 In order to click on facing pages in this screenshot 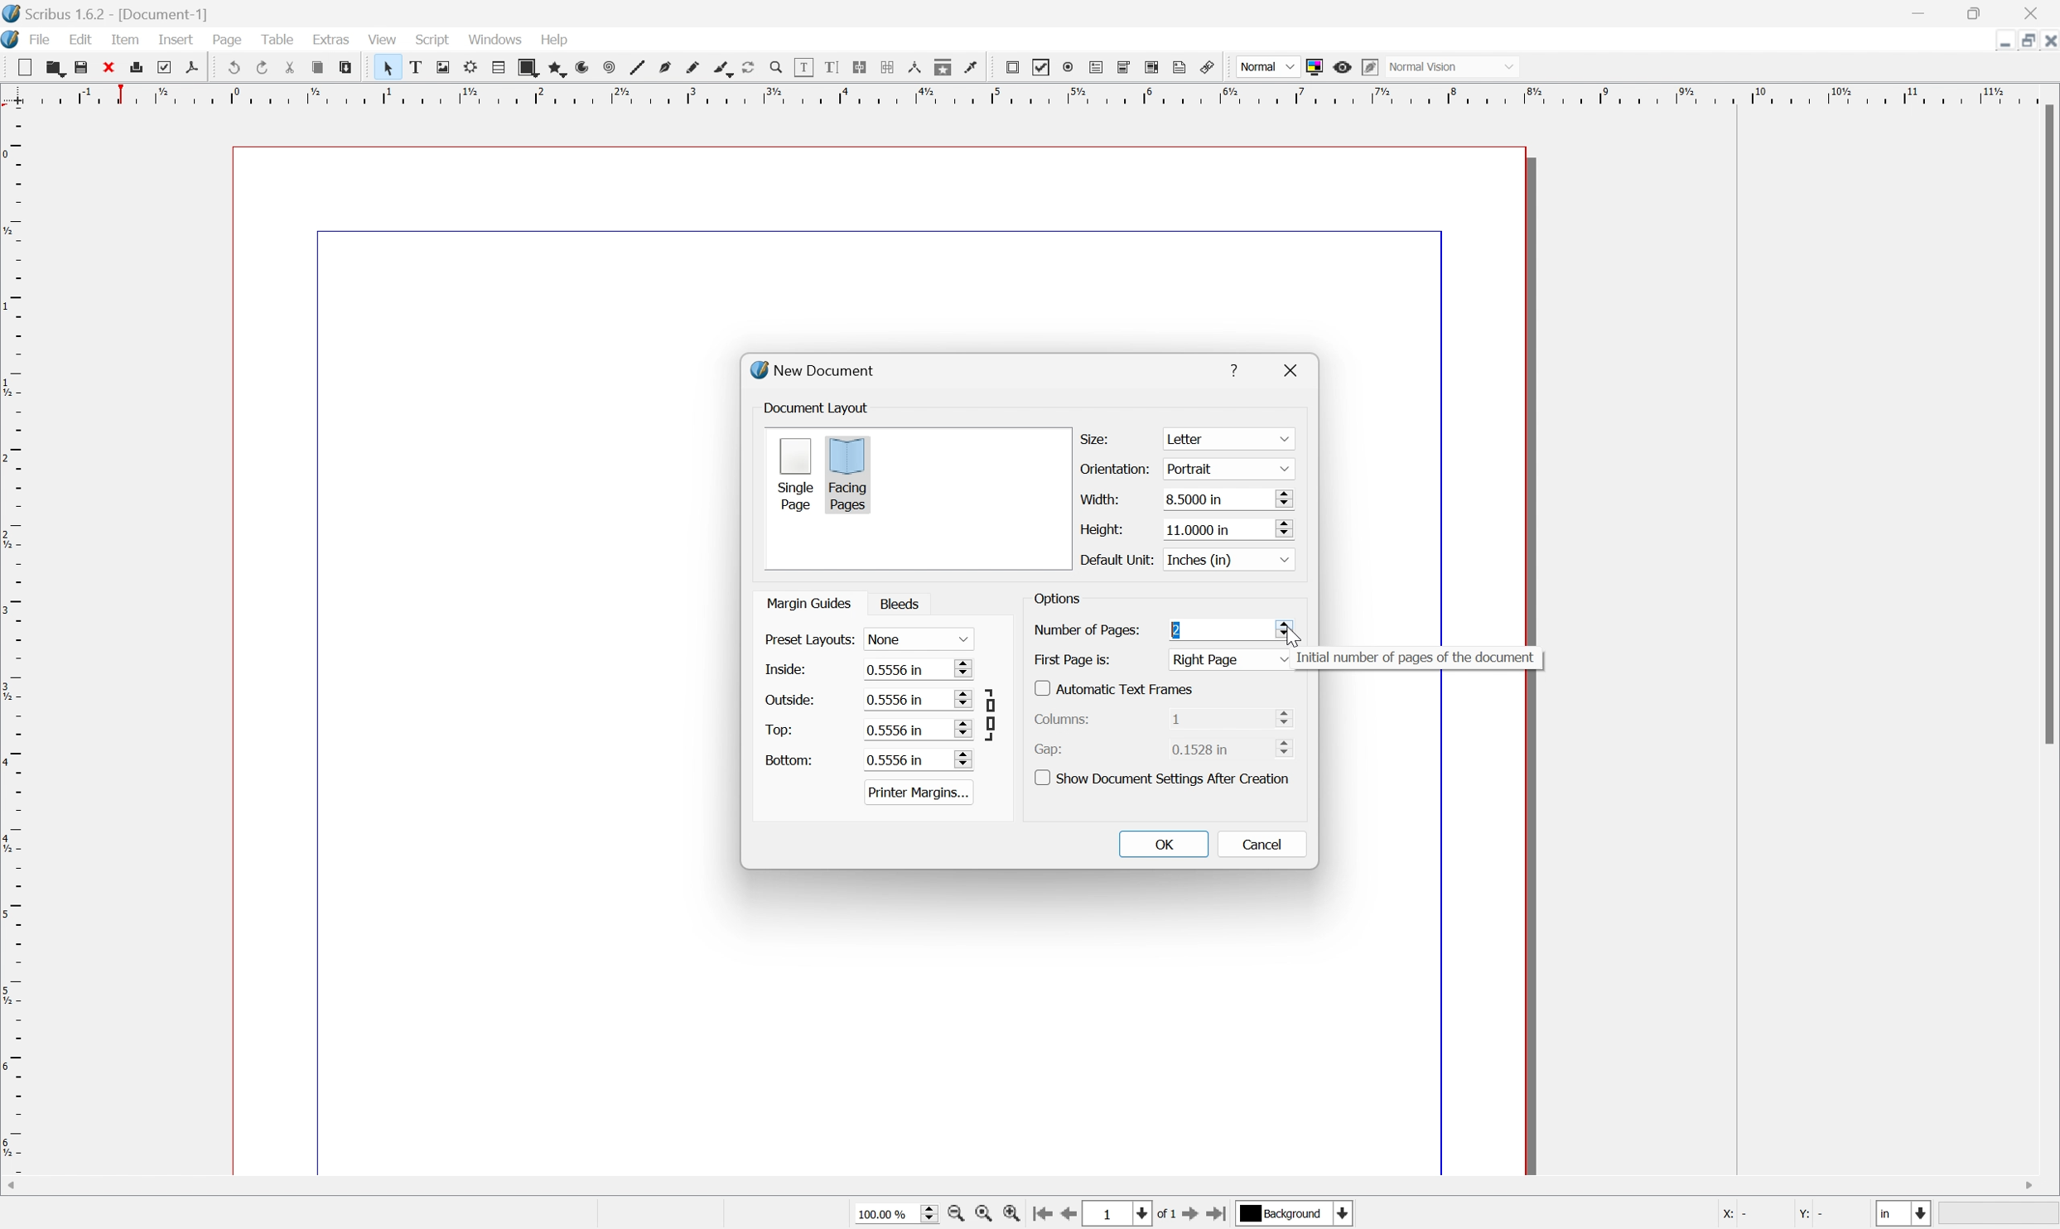, I will do `click(849, 474)`.